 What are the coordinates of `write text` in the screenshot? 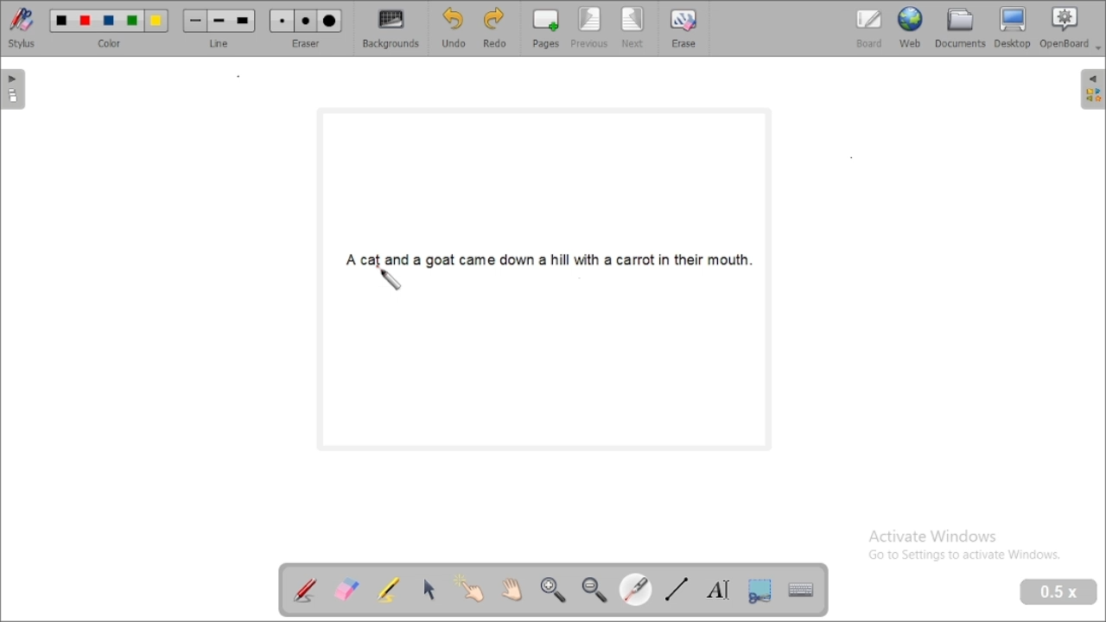 It's located at (717, 589).